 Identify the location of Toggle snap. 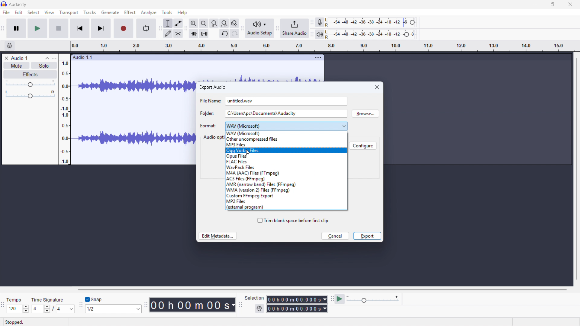
(94, 299).